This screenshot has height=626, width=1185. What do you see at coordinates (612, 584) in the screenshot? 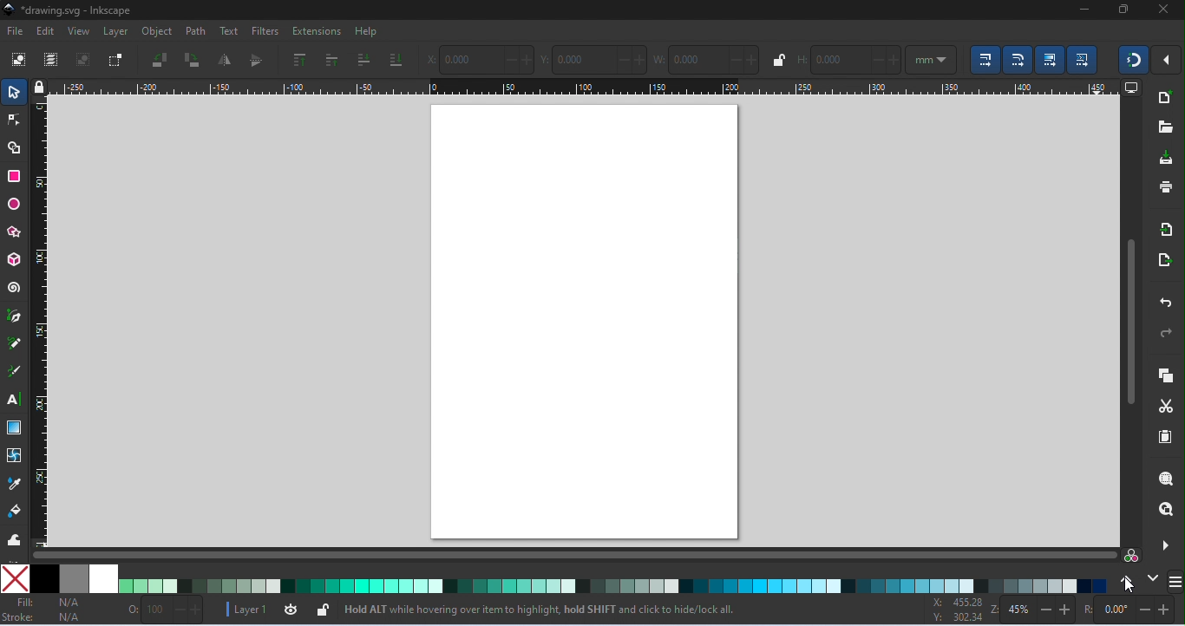
I see `current shade of color palette` at bounding box center [612, 584].